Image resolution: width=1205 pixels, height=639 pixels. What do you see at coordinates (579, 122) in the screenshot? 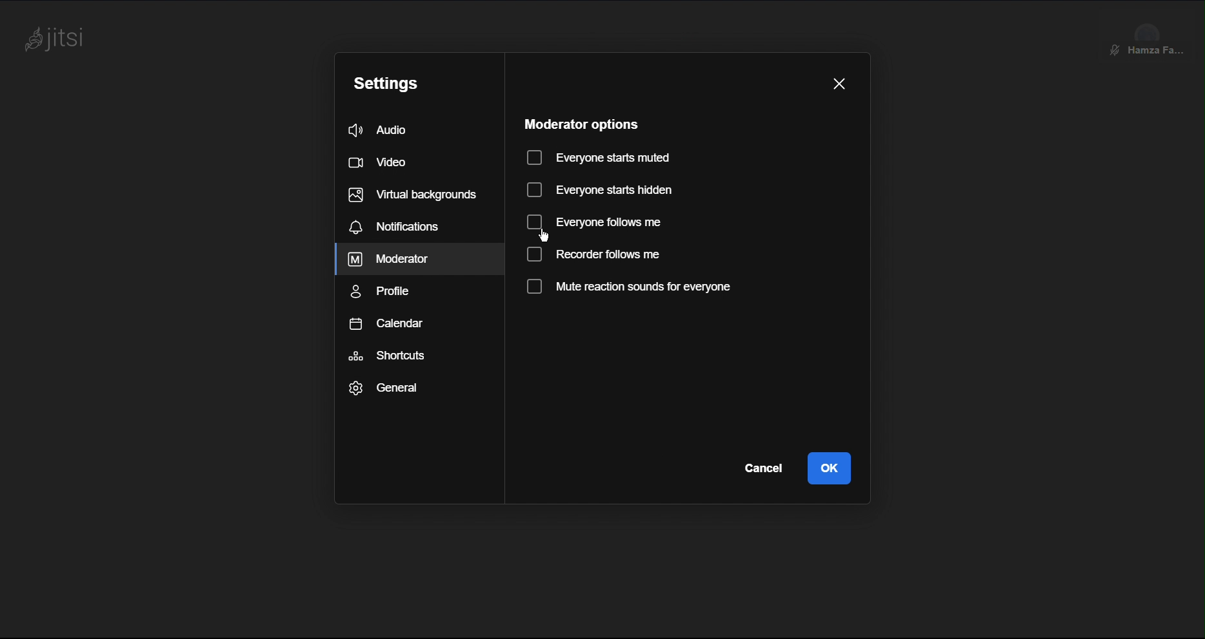
I see `Moderator options` at bounding box center [579, 122].